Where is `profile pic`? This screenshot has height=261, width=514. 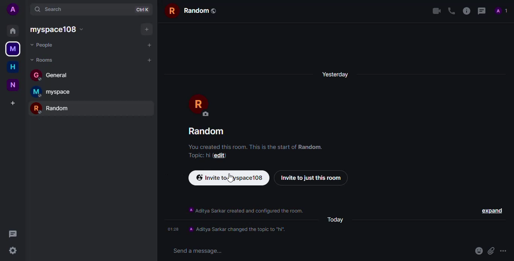
profile pic is located at coordinates (200, 105).